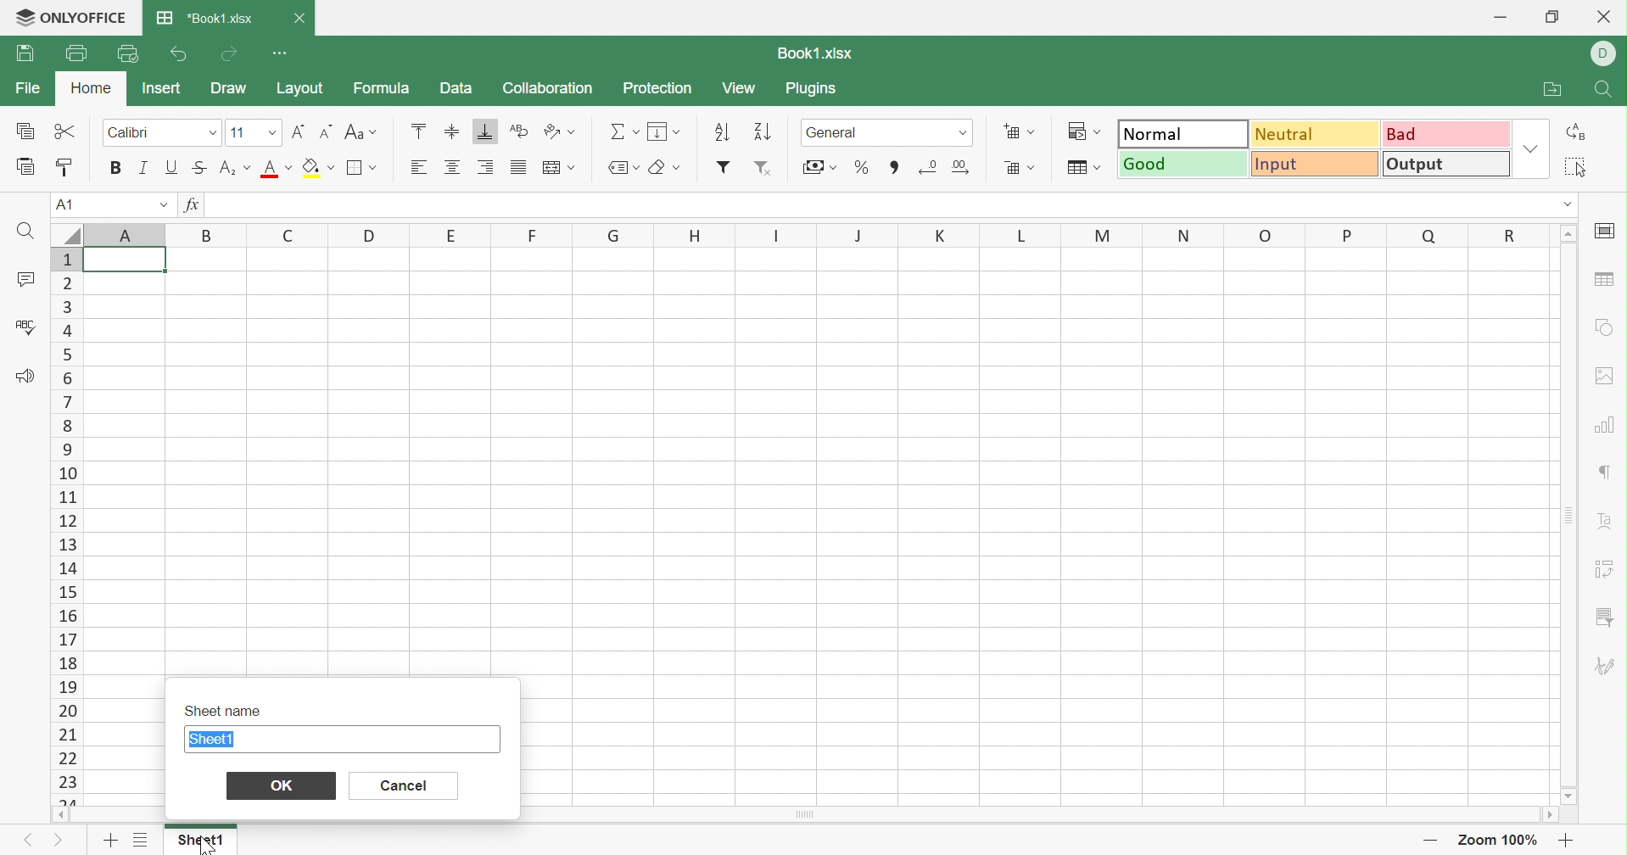  I want to click on Redo, so click(229, 53).